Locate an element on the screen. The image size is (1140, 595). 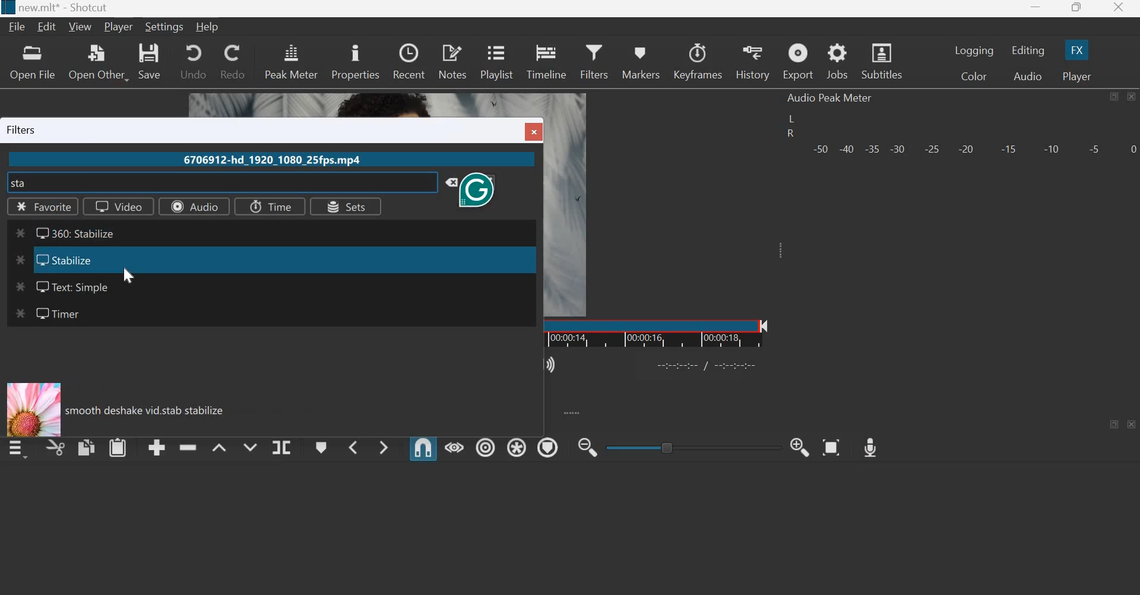
History is located at coordinates (753, 62).